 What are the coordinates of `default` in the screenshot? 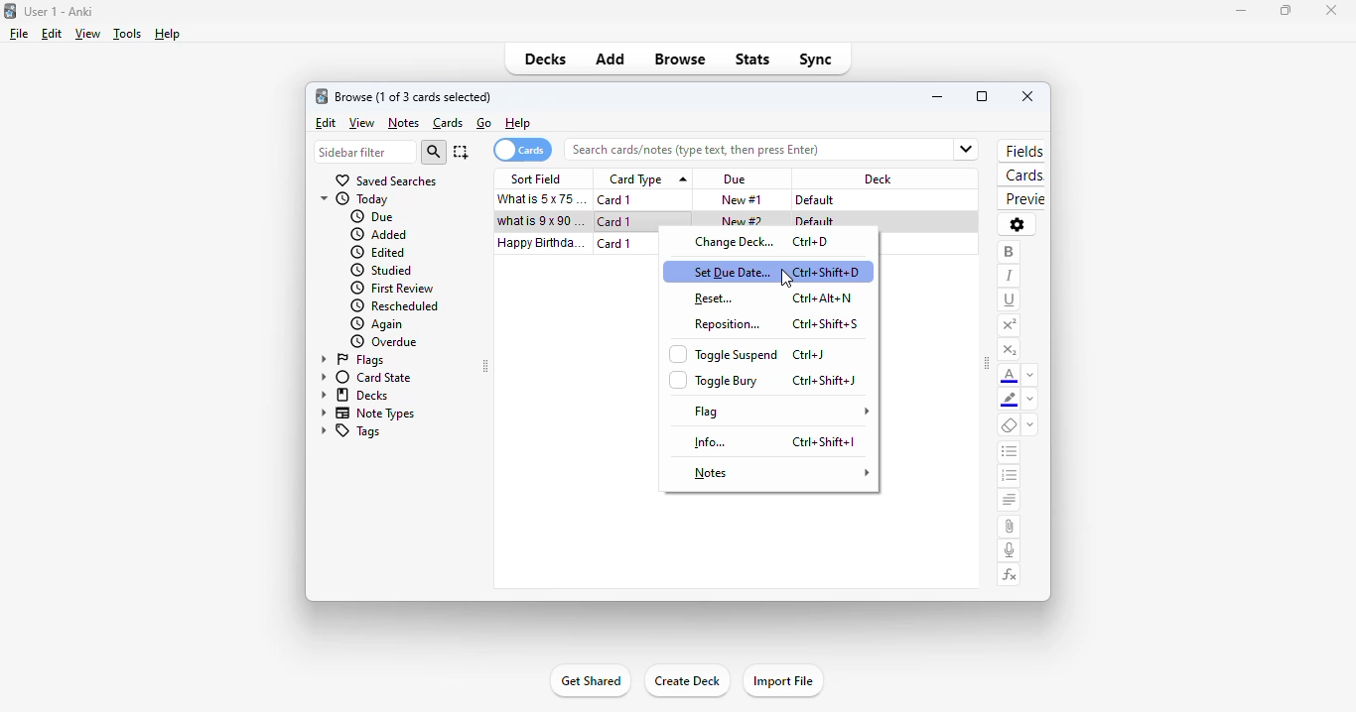 It's located at (814, 221).